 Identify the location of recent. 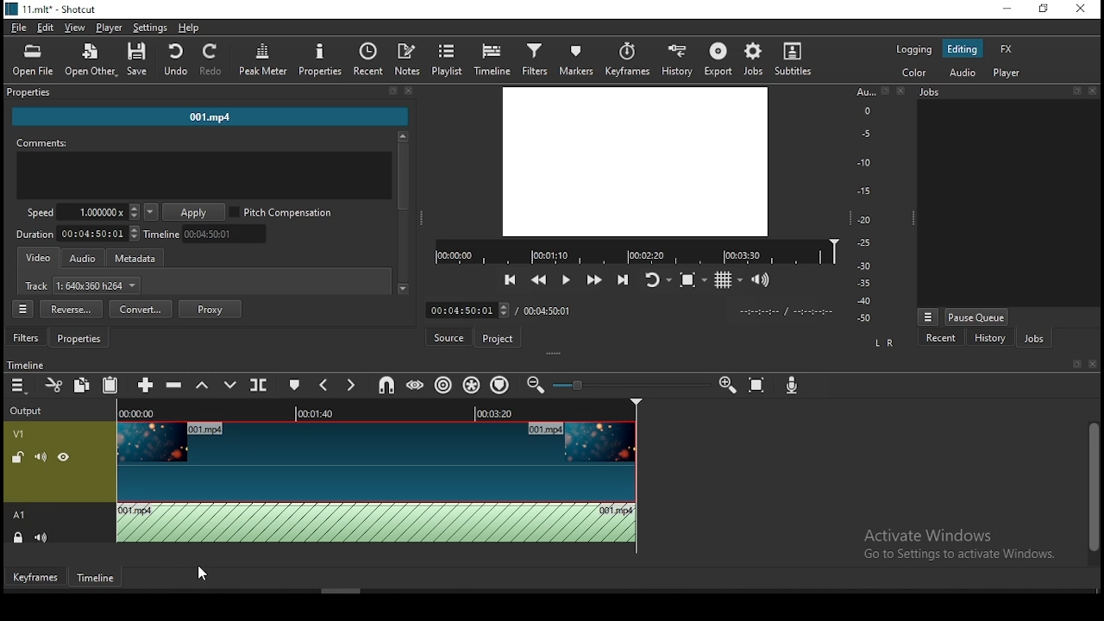
(367, 58).